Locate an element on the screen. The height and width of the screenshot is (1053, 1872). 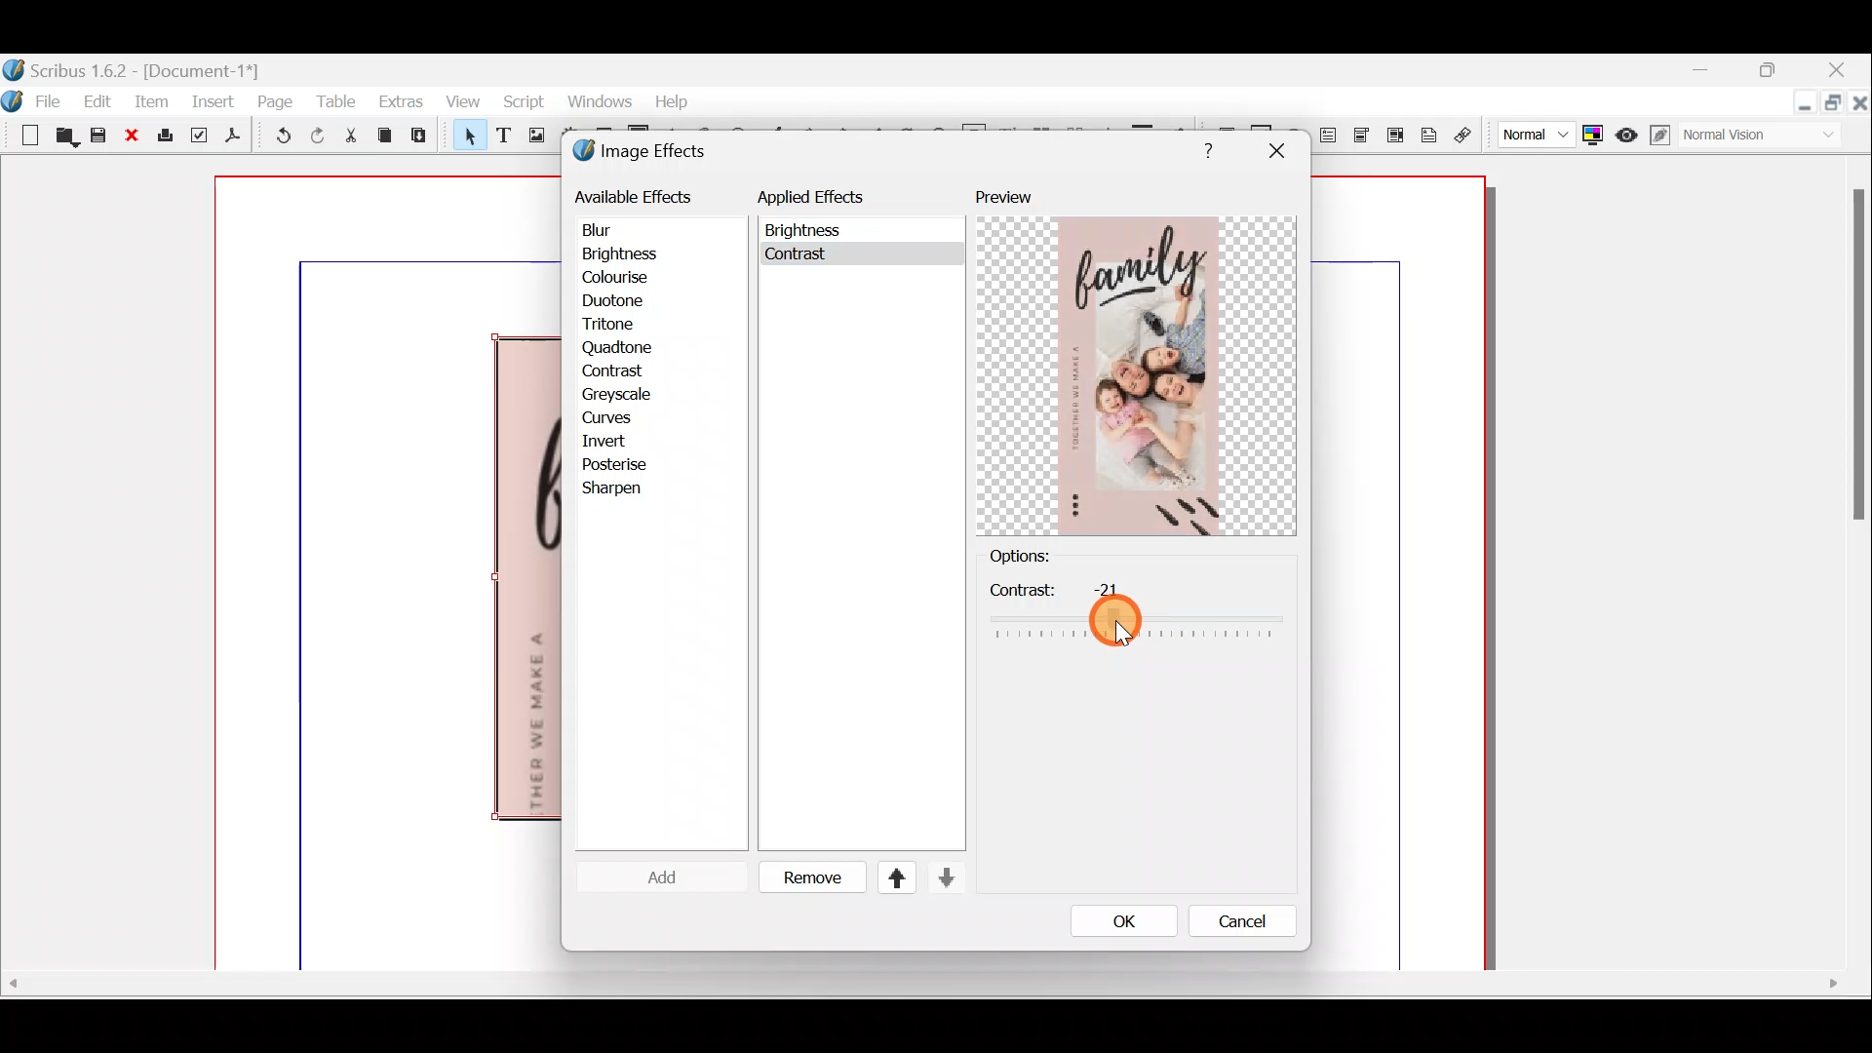
 is located at coordinates (919, 984).